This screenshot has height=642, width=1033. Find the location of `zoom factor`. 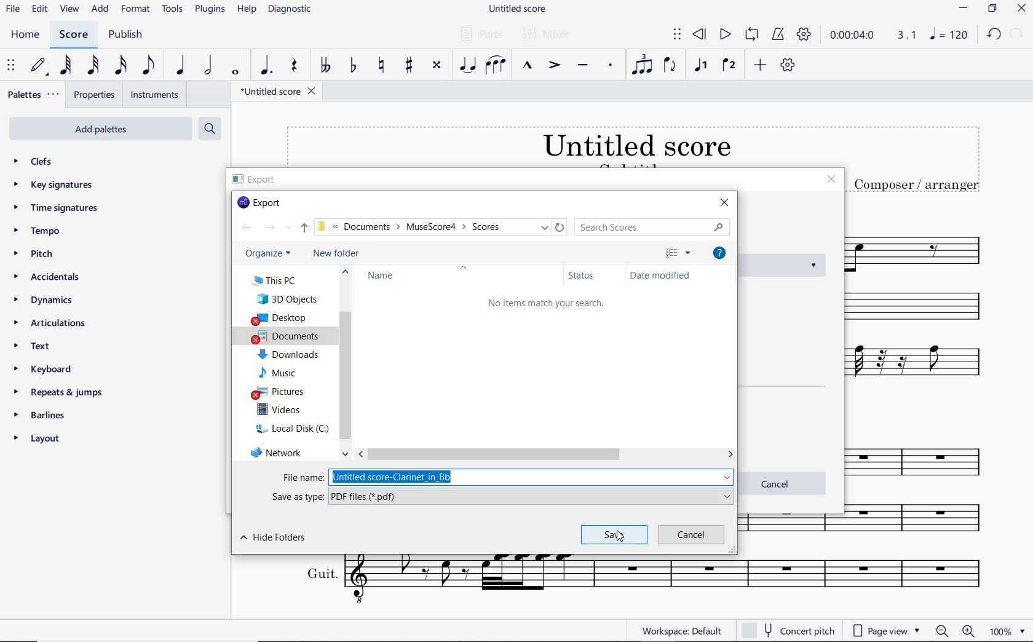

zoom factor is located at coordinates (1006, 629).